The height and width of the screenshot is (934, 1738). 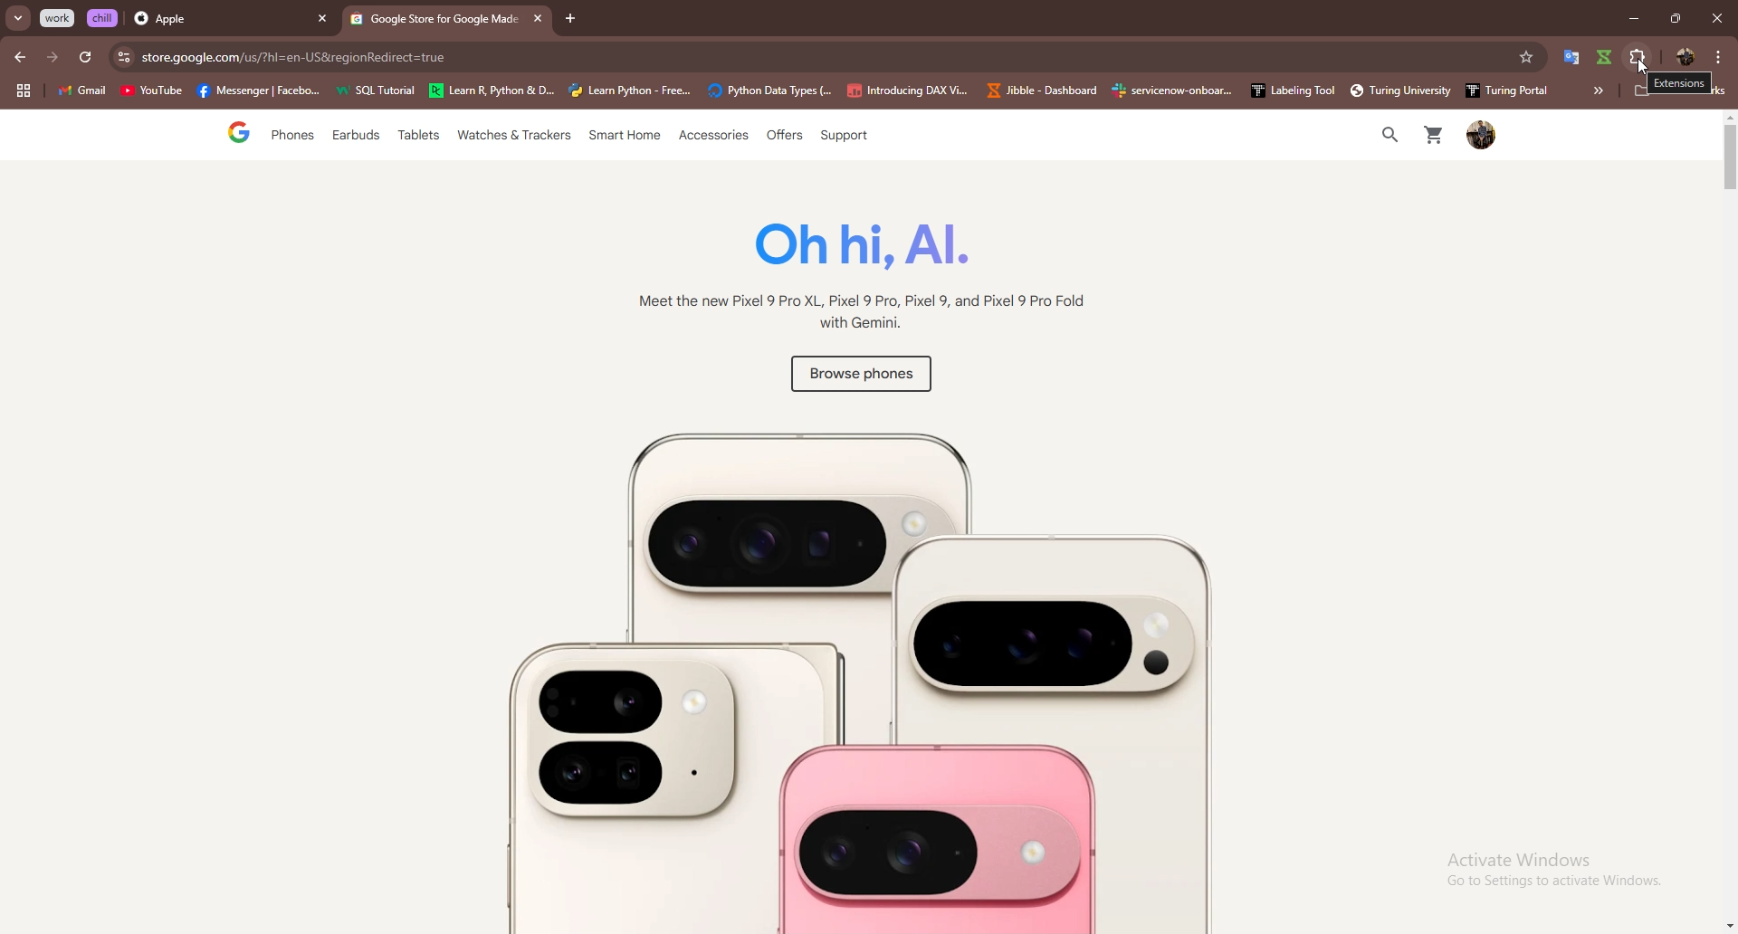 What do you see at coordinates (1038, 91) in the screenshot?
I see `Jibble - Dashboard` at bounding box center [1038, 91].